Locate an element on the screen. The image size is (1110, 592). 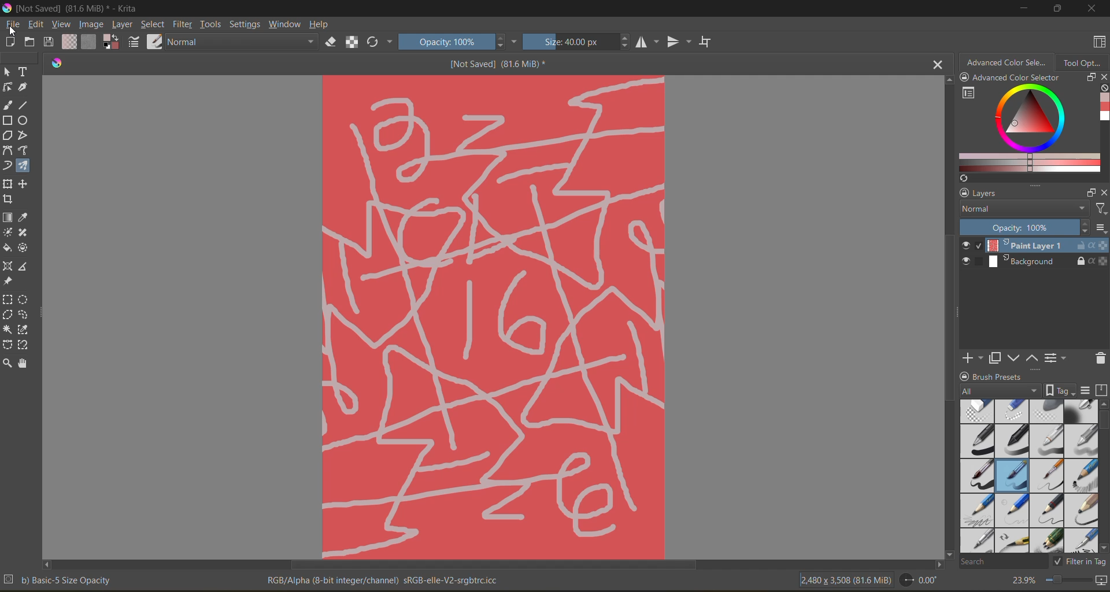
flip angle is located at coordinates (918, 580).